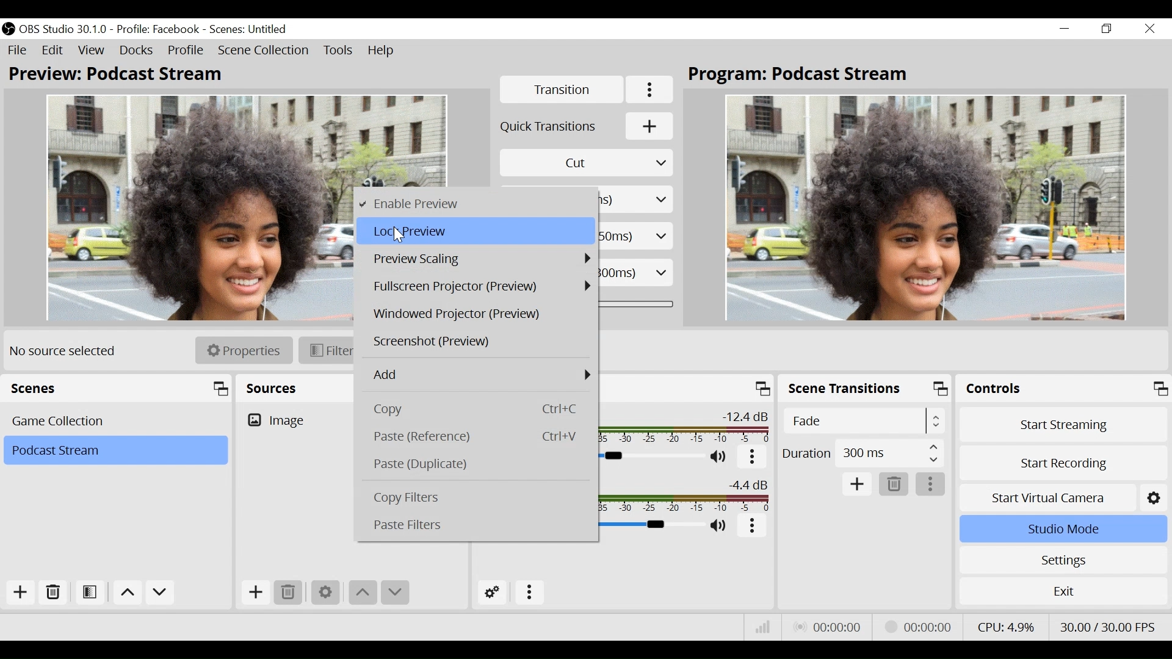 The height and width of the screenshot is (659, 1172). I want to click on Add, so click(856, 484).